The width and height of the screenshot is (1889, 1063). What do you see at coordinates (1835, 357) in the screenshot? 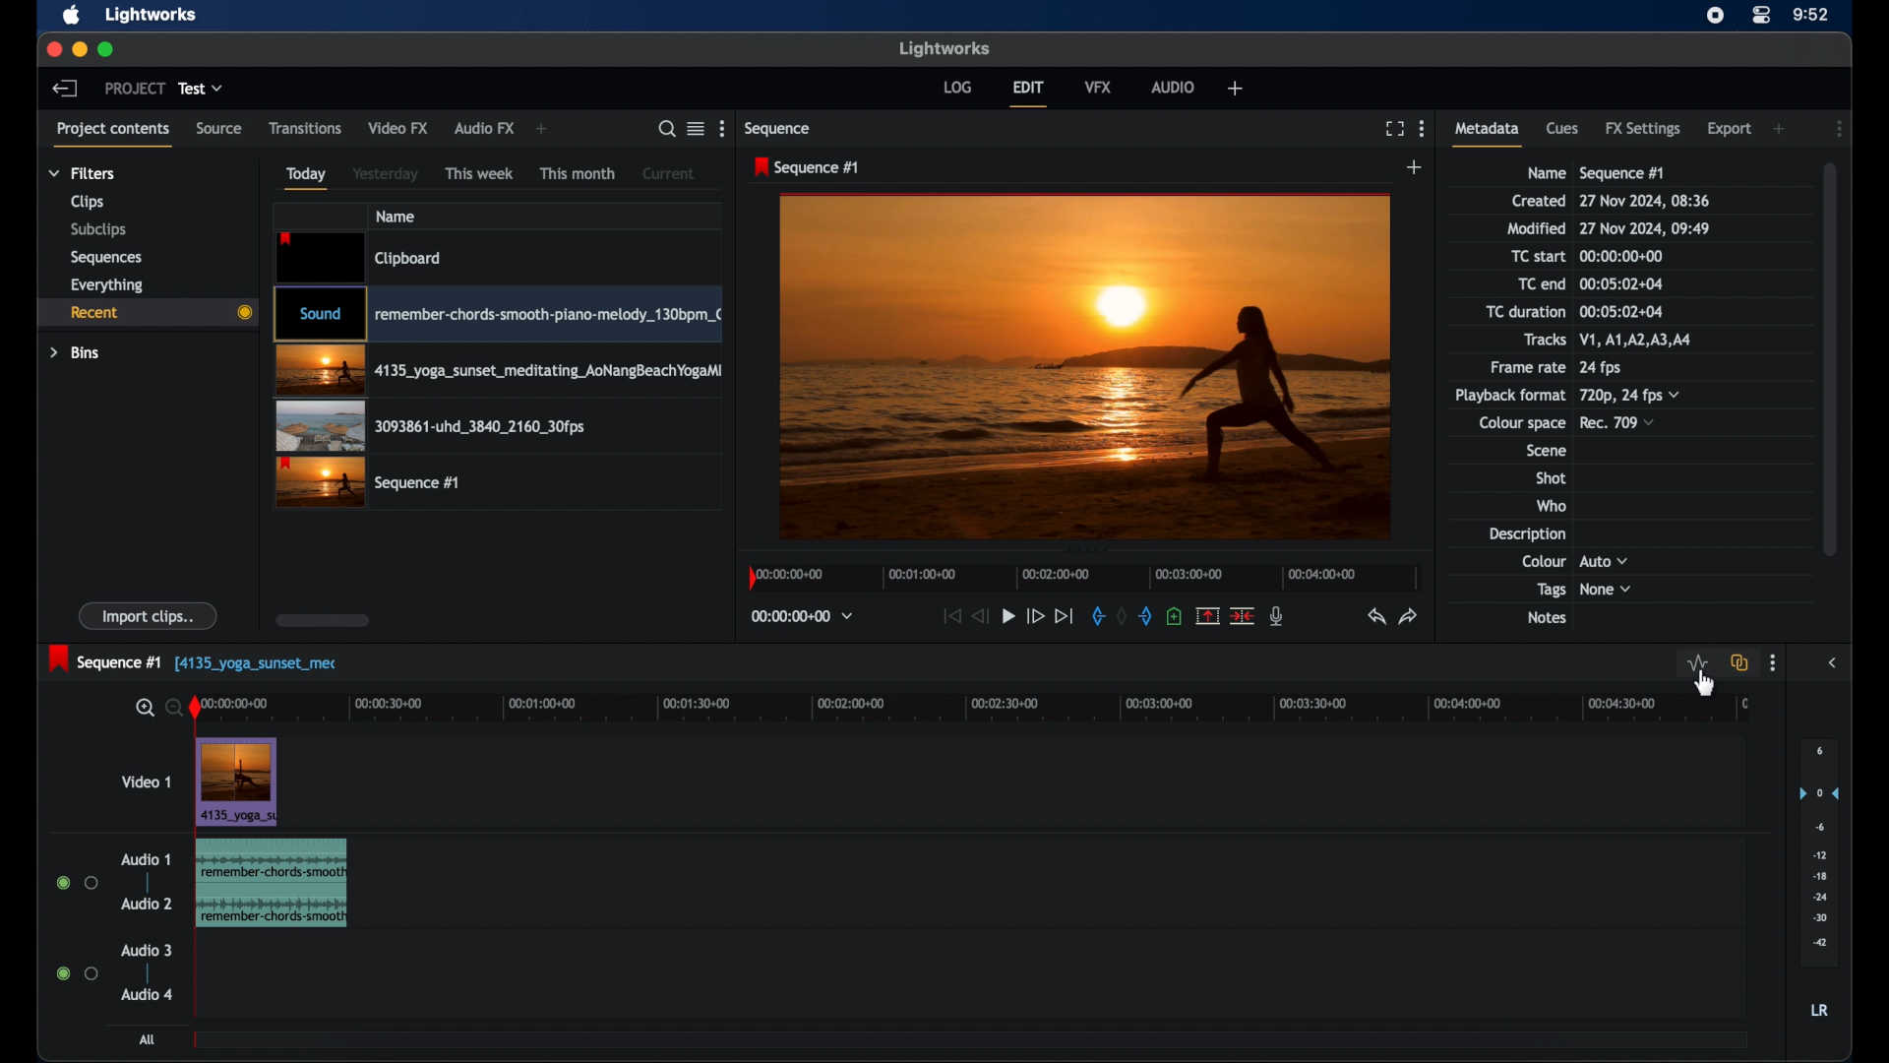
I see `scroll box` at bounding box center [1835, 357].